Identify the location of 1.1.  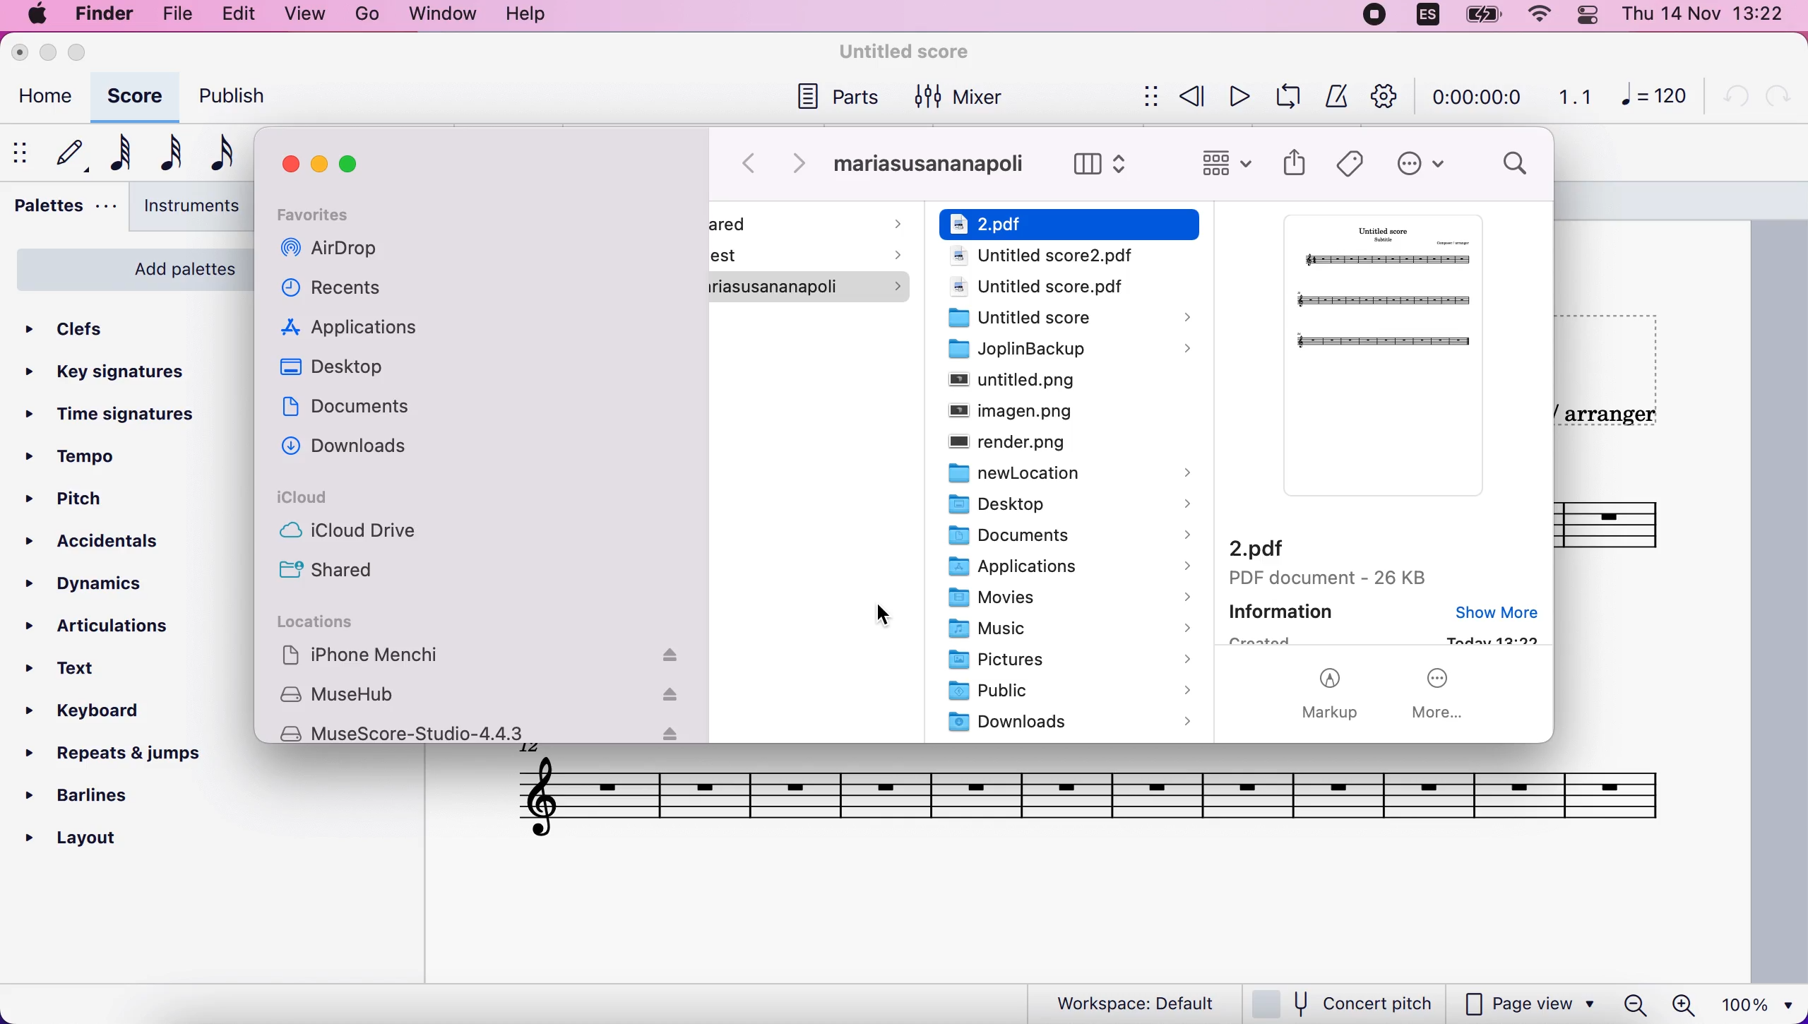
(1573, 98).